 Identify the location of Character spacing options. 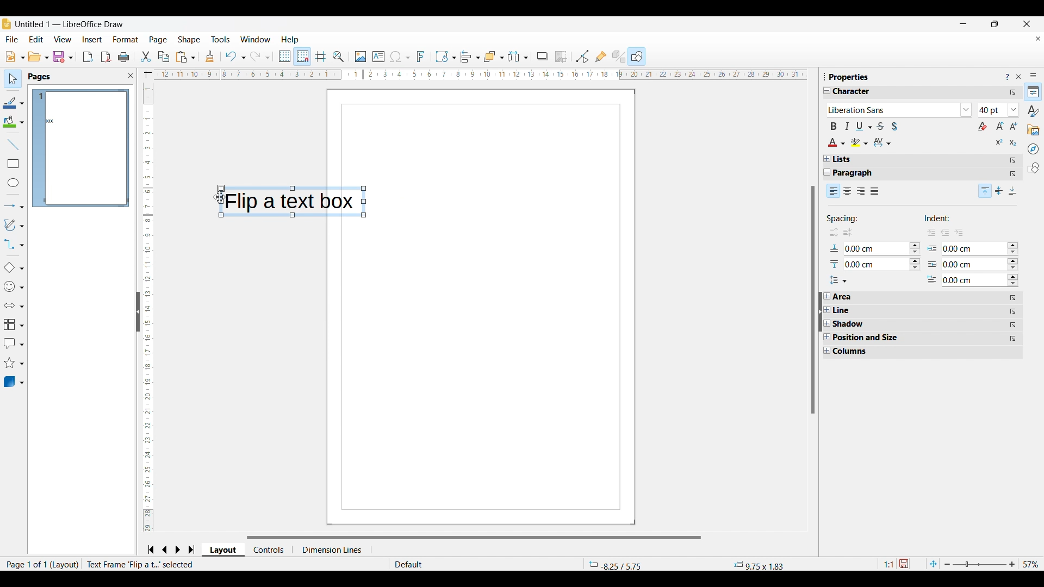
(883, 142).